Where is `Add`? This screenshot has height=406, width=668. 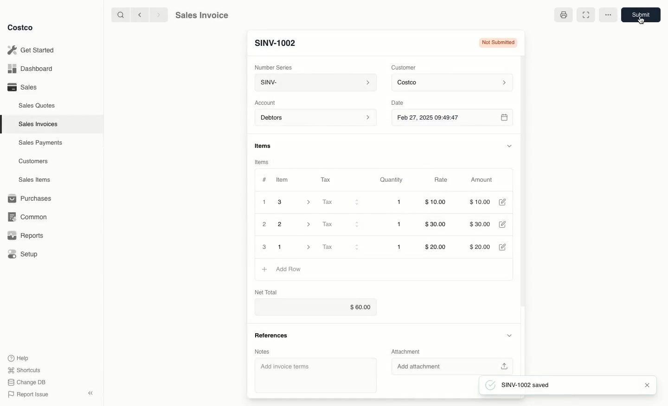
Add is located at coordinates (264, 269).